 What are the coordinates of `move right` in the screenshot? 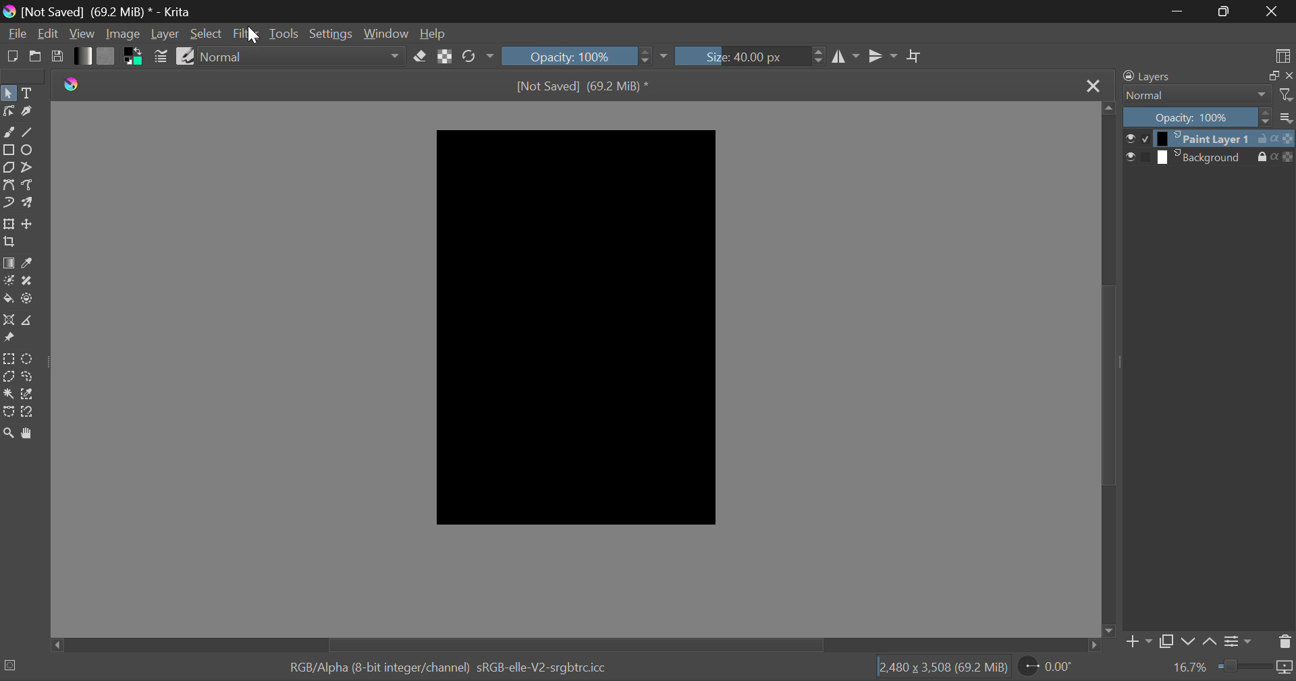 It's located at (1093, 645).